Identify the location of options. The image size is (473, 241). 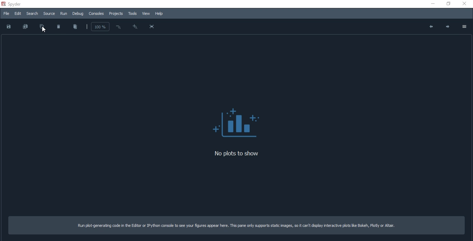
(463, 26).